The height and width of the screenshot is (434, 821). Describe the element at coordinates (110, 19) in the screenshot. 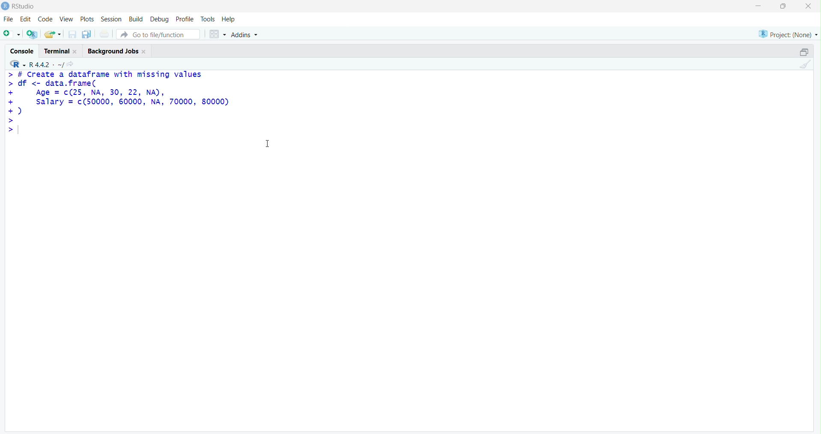

I see `Session` at that location.